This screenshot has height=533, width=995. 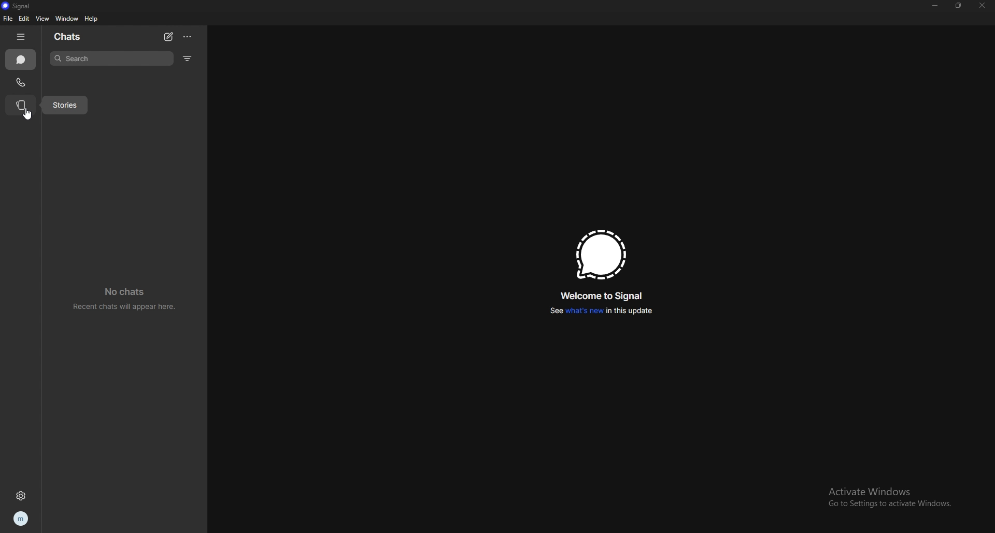 I want to click on new chat, so click(x=168, y=38).